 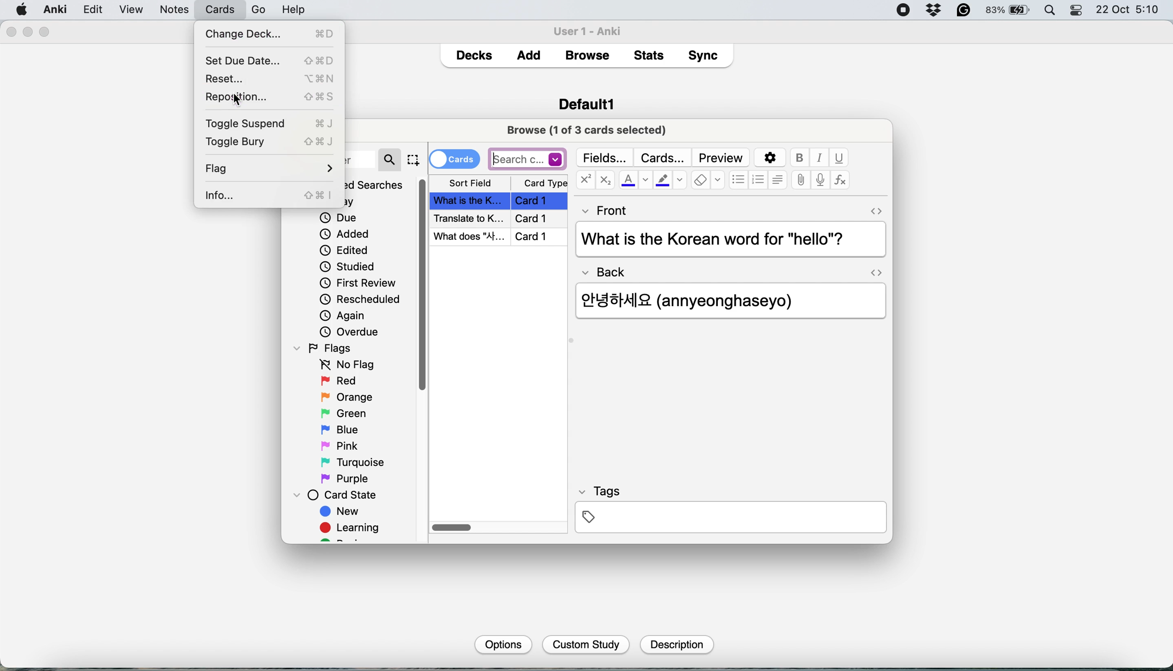 What do you see at coordinates (249, 9) in the screenshot?
I see `help` at bounding box center [249, 9].